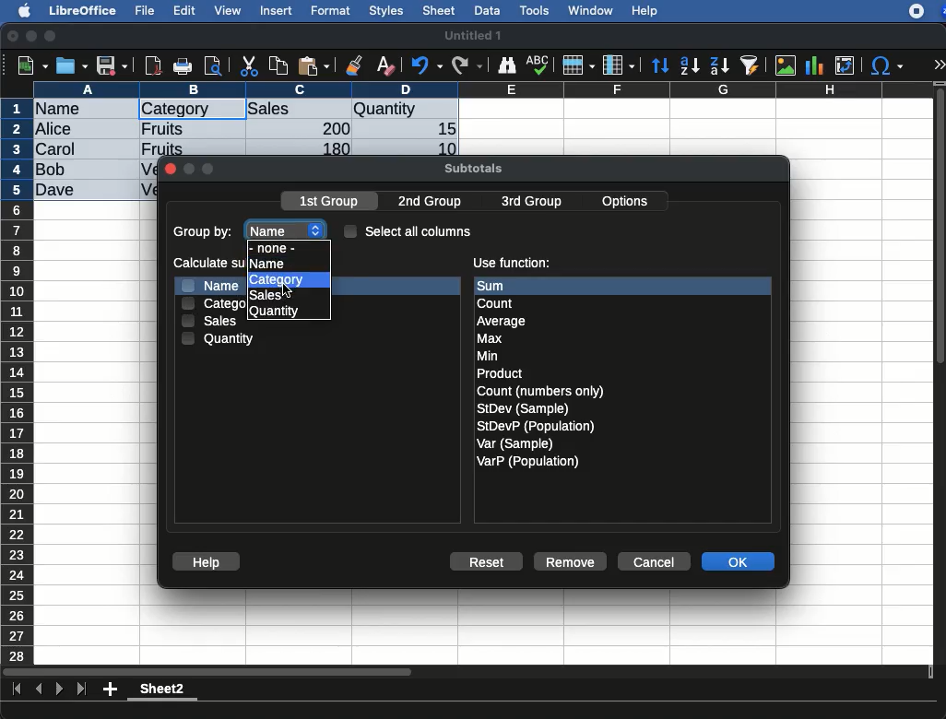 The width and height of the screenshot is (946, 719). What do you see at coordinates (228, 10) in the screenshot?
I see `view` at bounding box center [228, 10].